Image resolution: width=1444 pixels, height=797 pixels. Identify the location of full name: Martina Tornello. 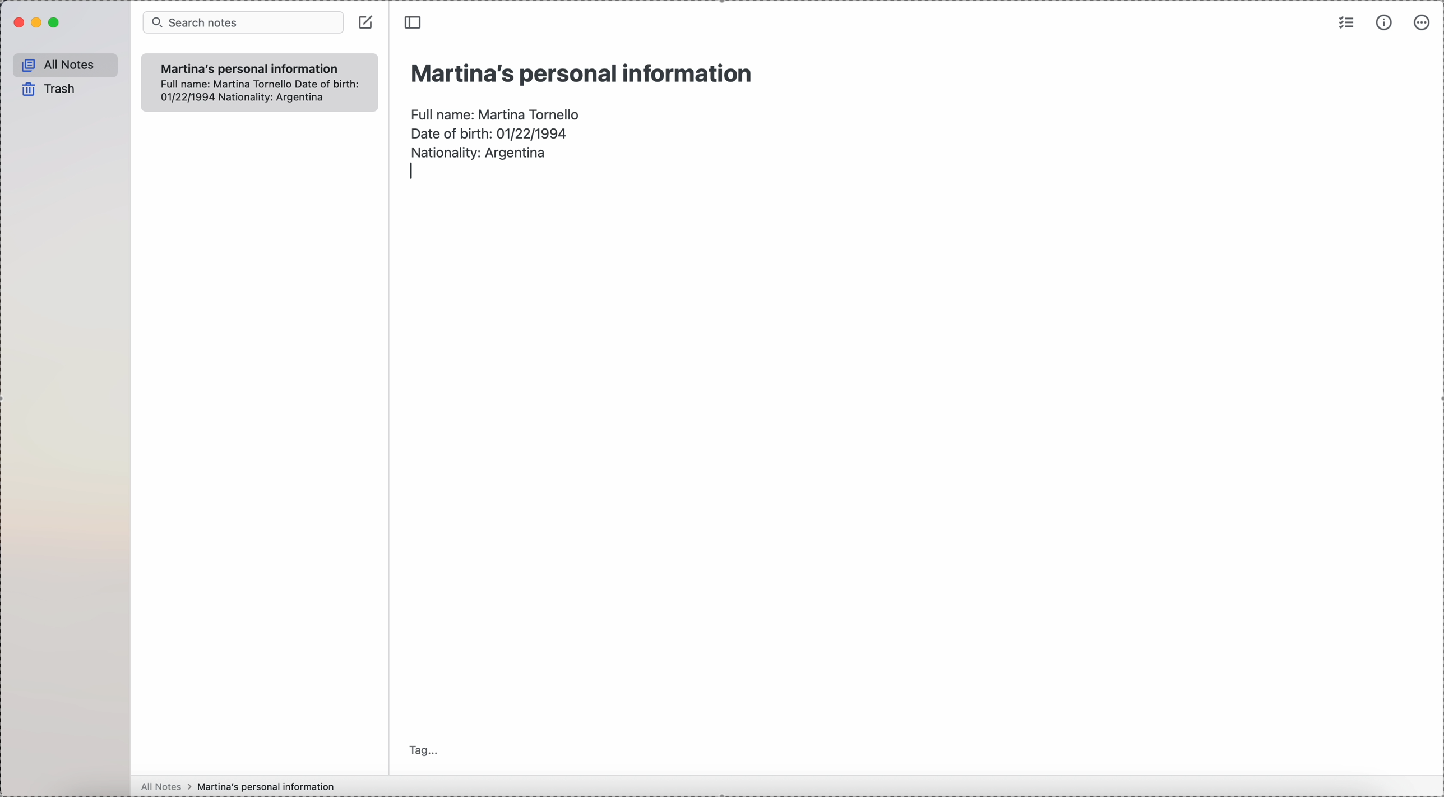
(497, 112).